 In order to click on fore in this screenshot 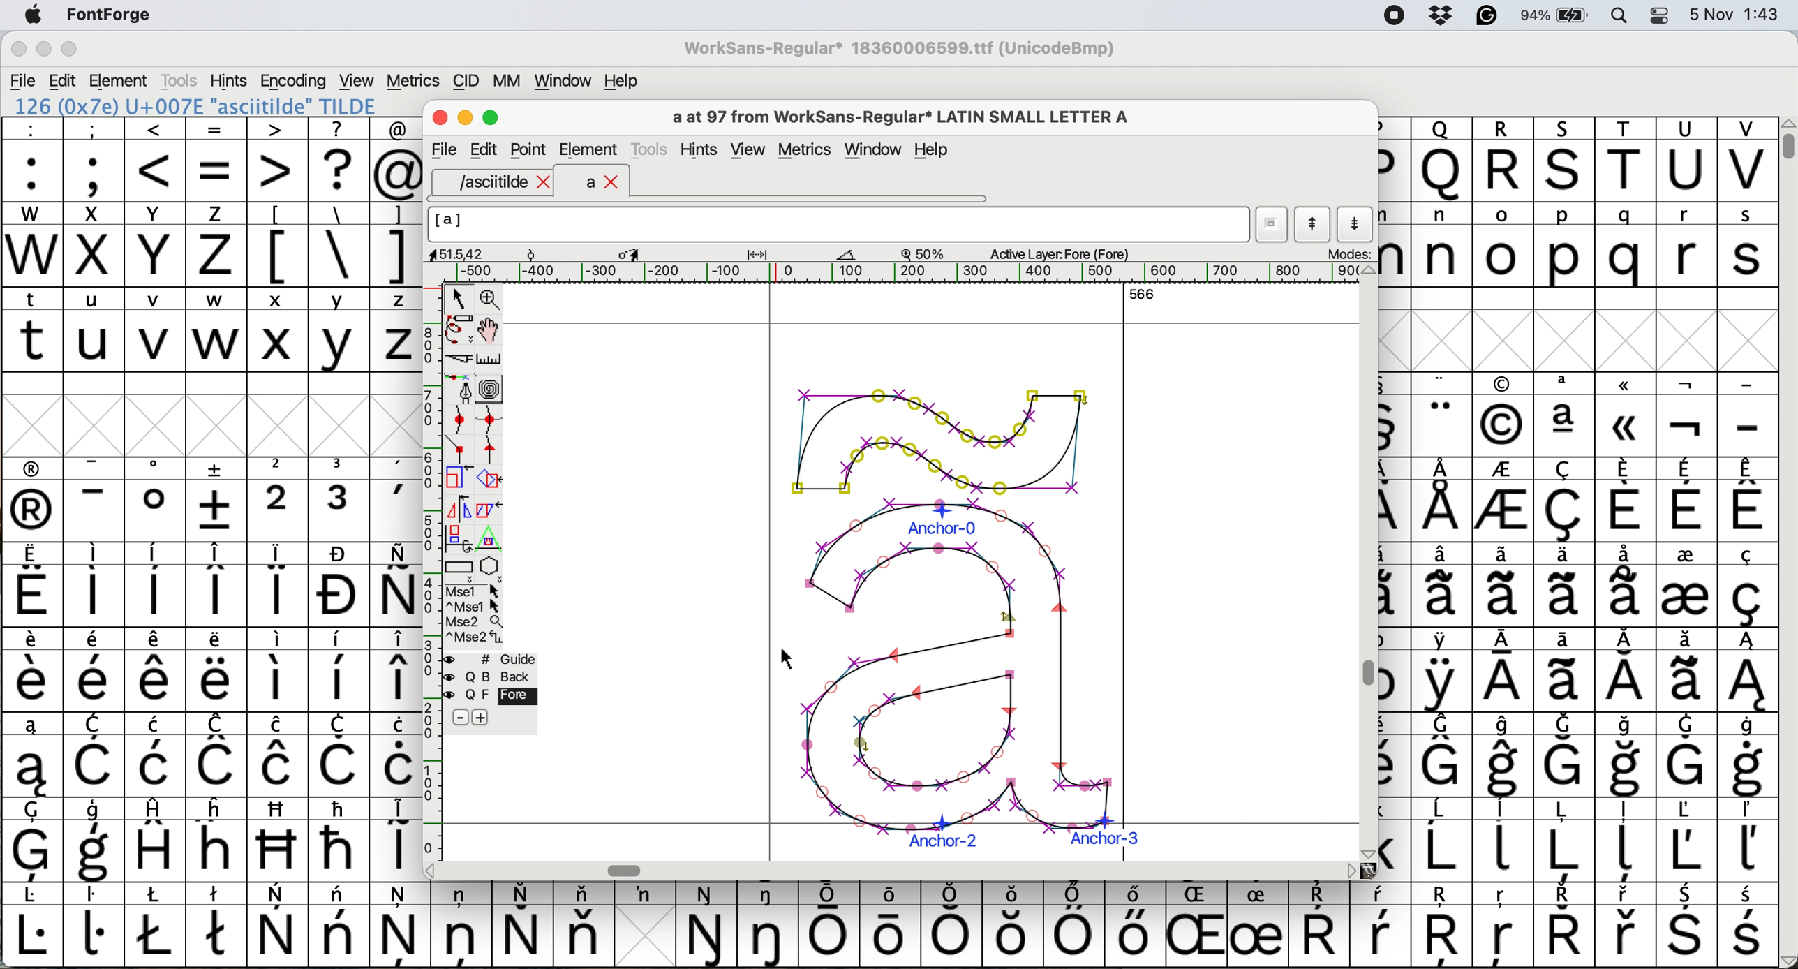, I will do `click(491, 696)`.